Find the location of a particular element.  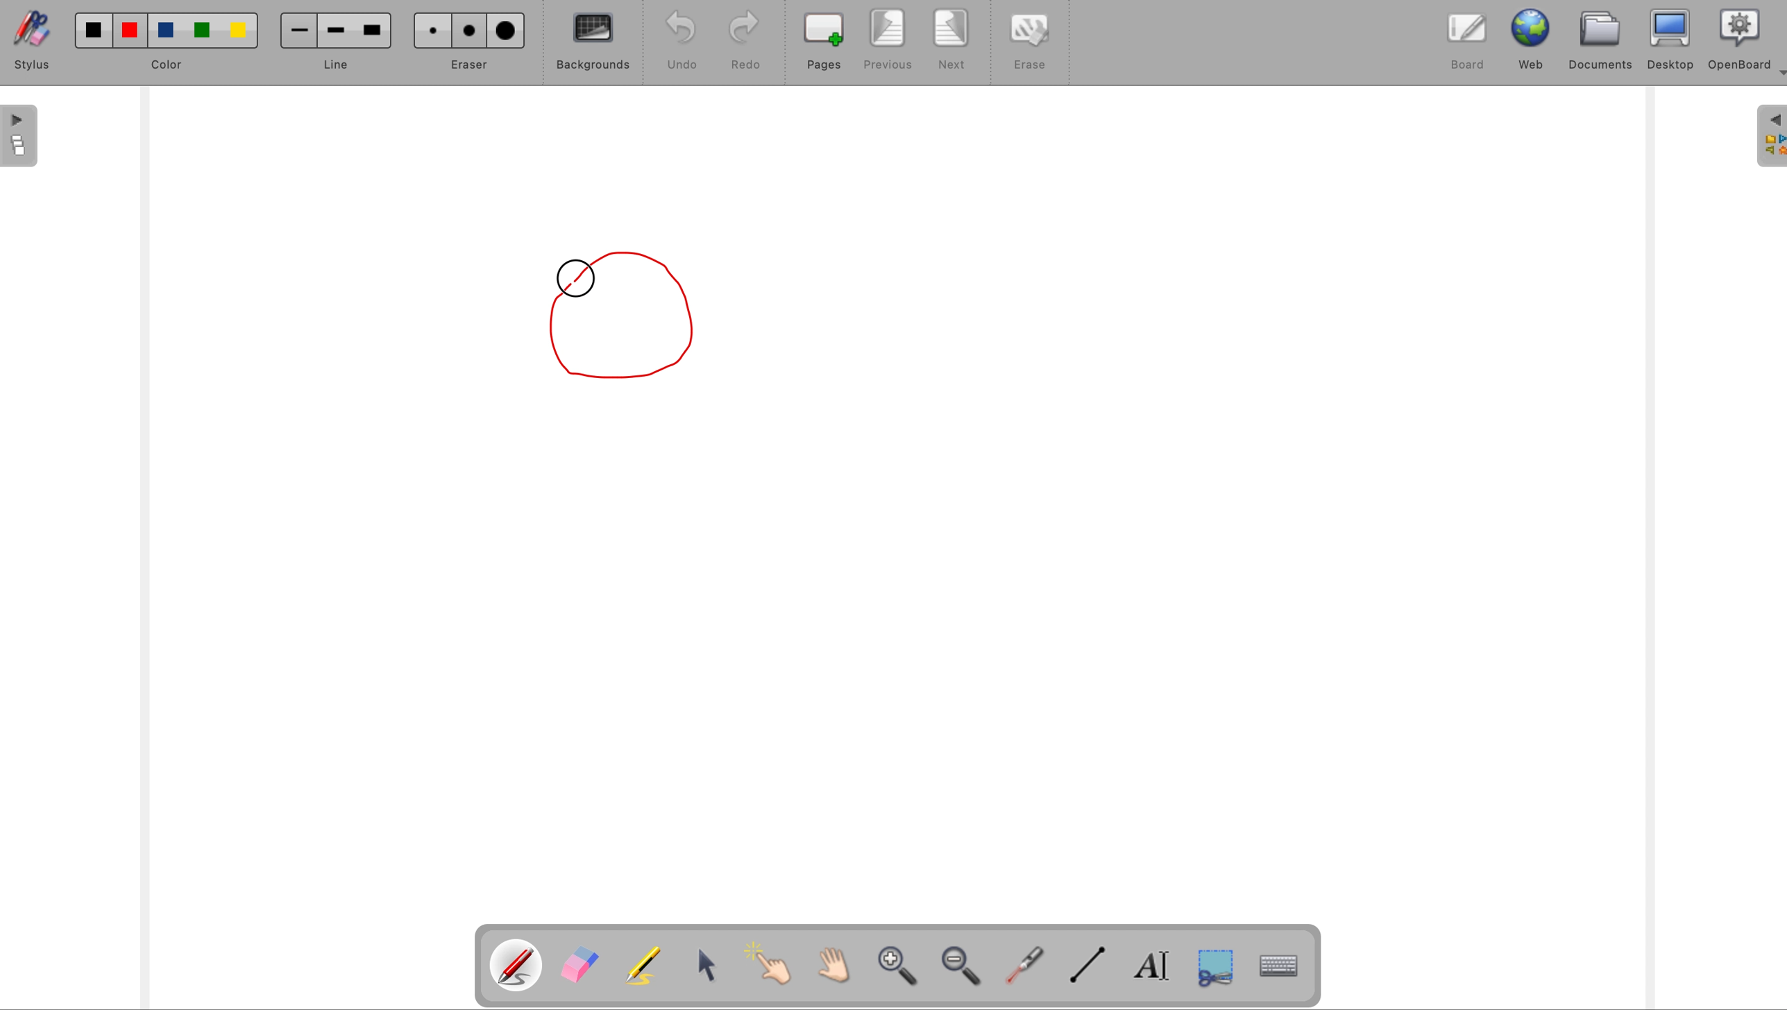

visual laser pointer is located at coordinates (1026, 968).